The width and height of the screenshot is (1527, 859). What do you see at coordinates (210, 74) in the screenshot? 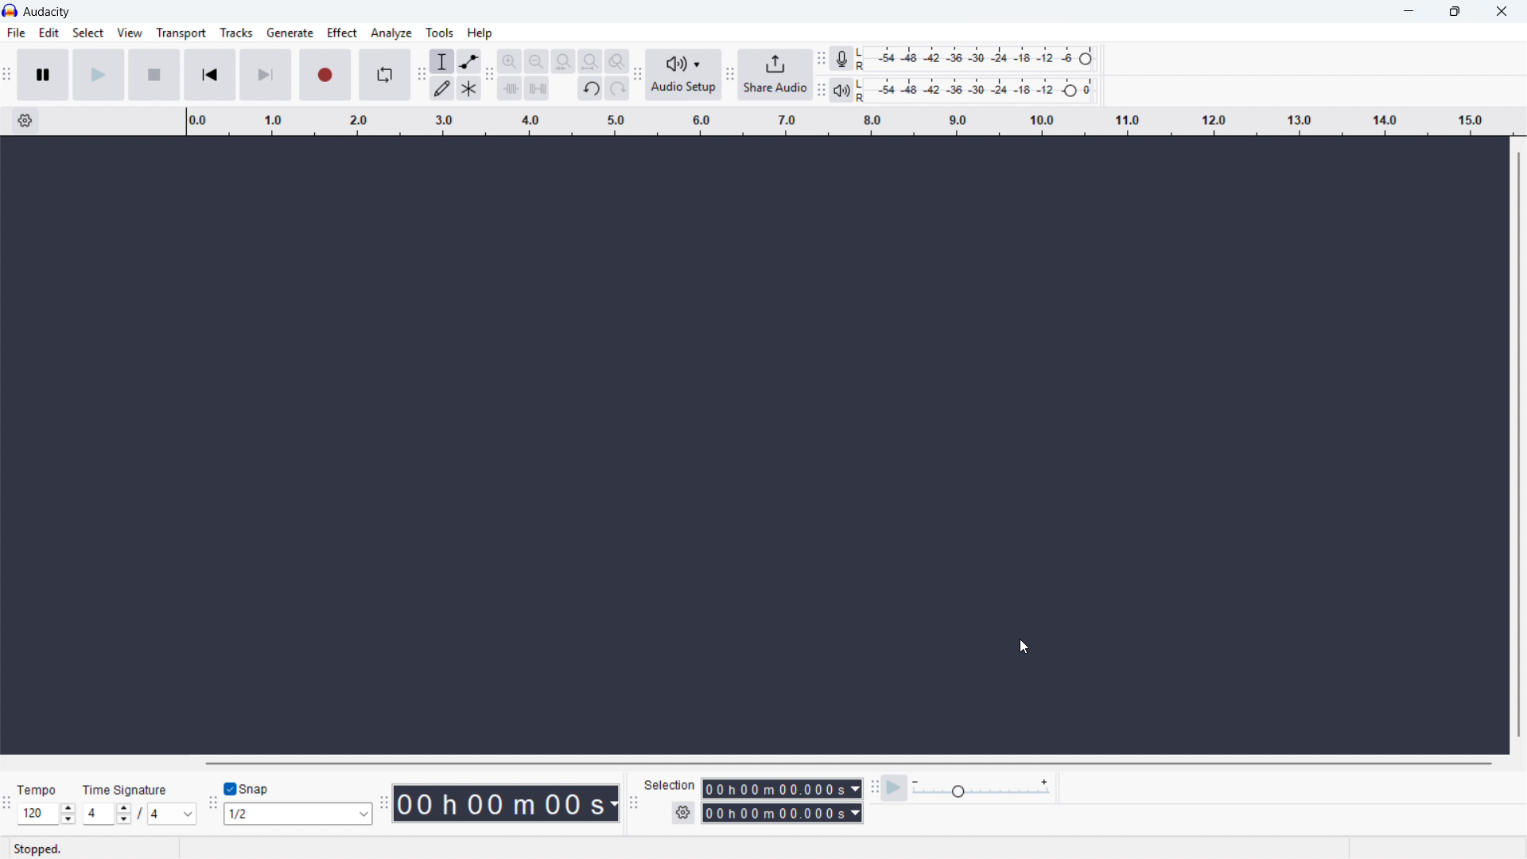
I see `skip to start` at bounding box center [210, 74].